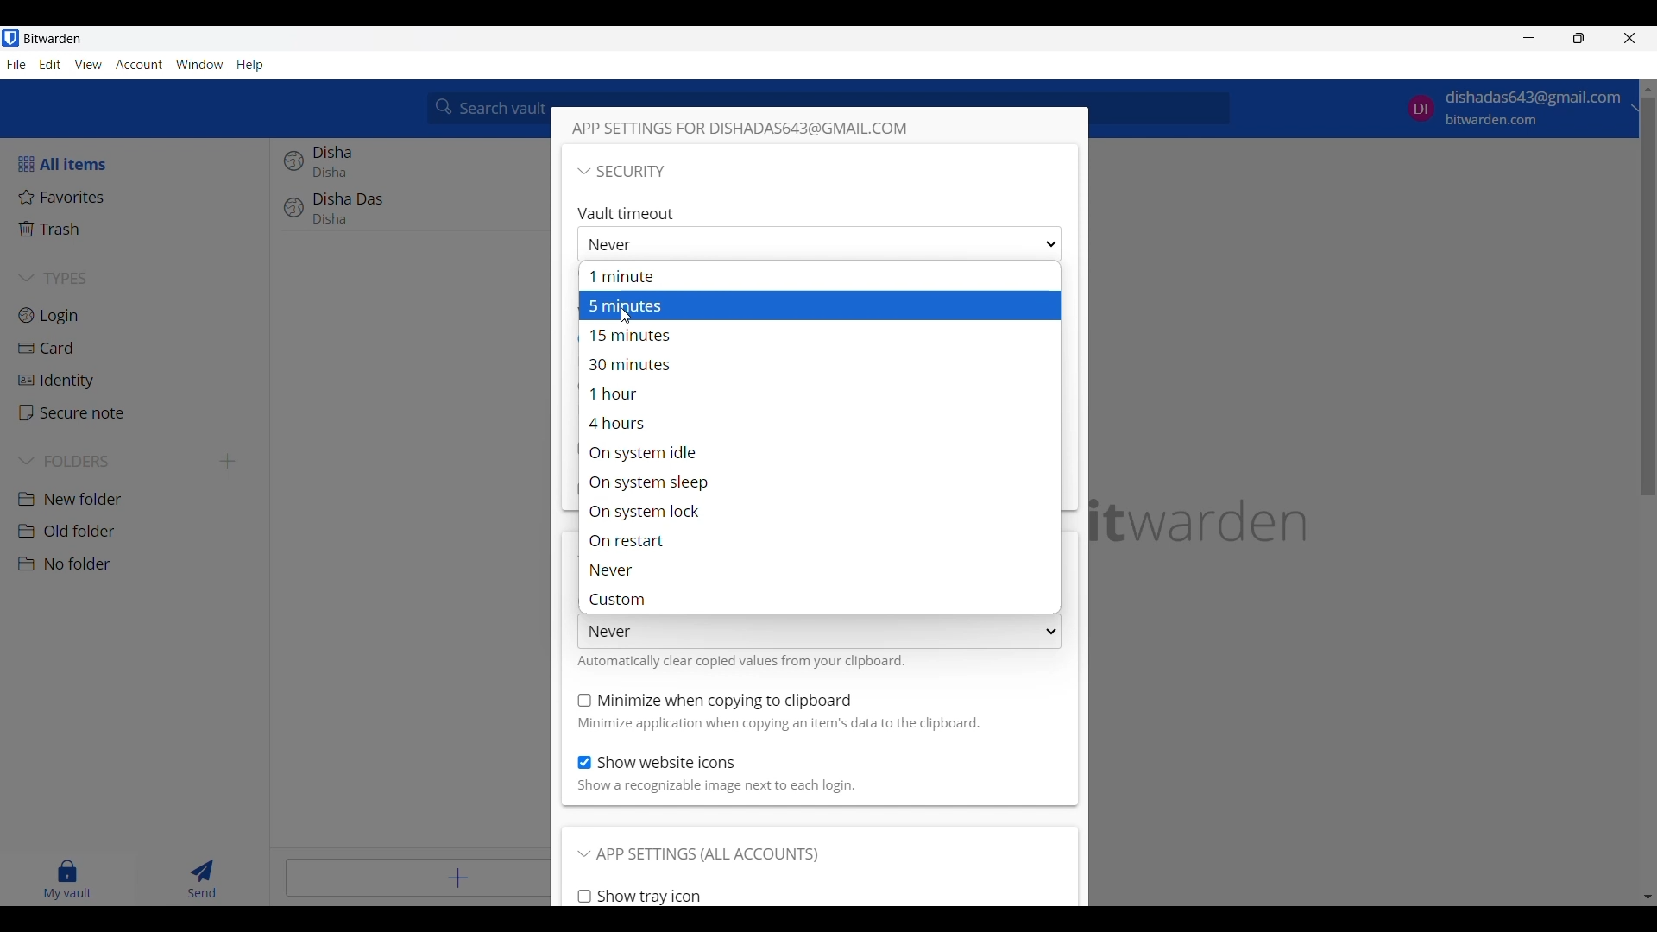 This screenshot has width=1657, height=932. I want to click on never, so click(816, 570).